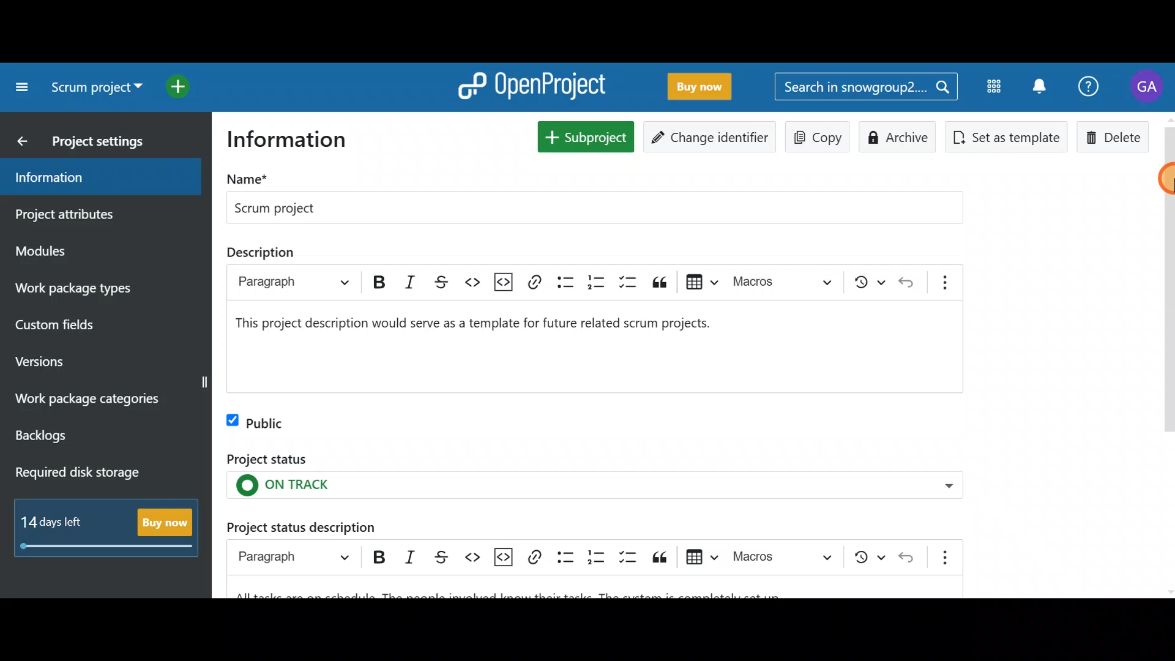 This screenshot has height=661, width=1175. I want to click on Notification centre, so click(1036, 86).